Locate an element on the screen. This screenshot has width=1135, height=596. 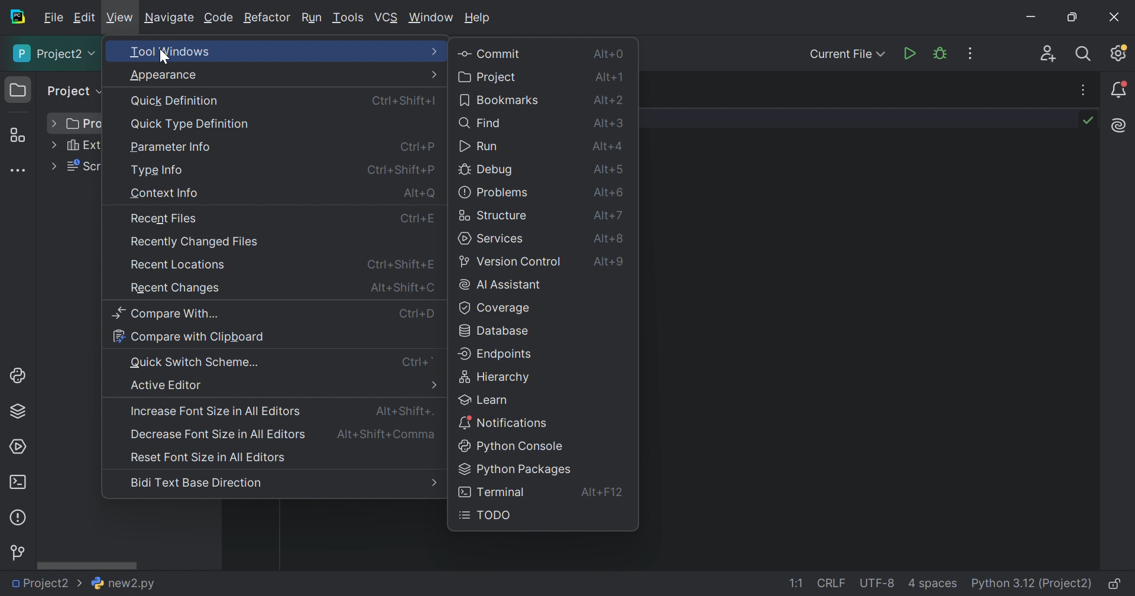
Alt+6 is located at coordinates (611, 215).